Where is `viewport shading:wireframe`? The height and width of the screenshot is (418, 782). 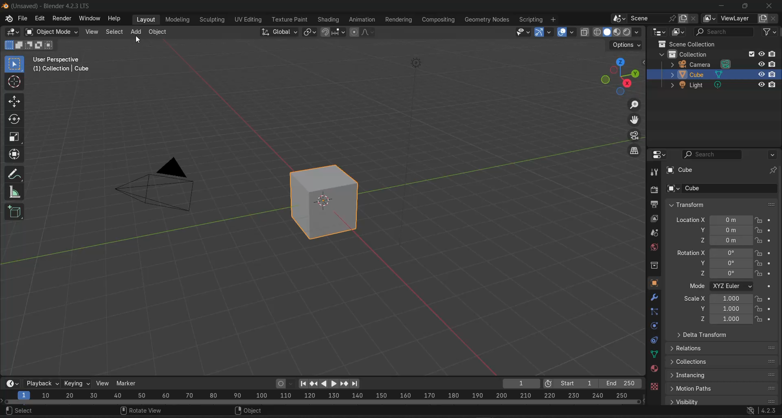
viewport shading:wireframe is located at coordinates (595, 31).